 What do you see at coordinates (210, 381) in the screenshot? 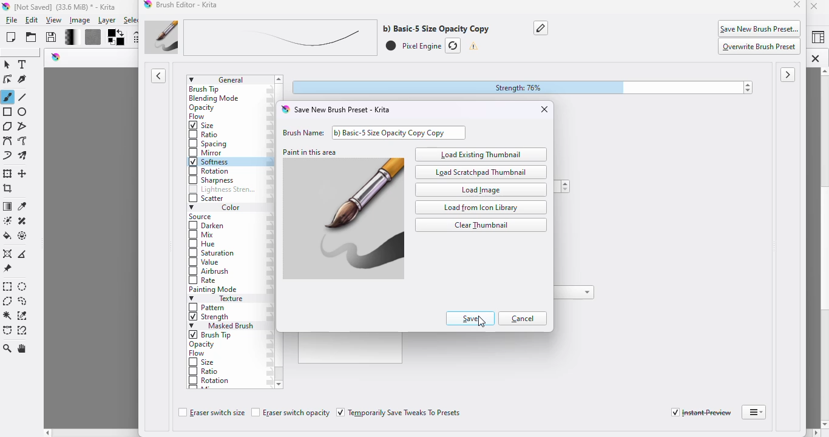
I see `rotation` at bounding box center [210, 381].